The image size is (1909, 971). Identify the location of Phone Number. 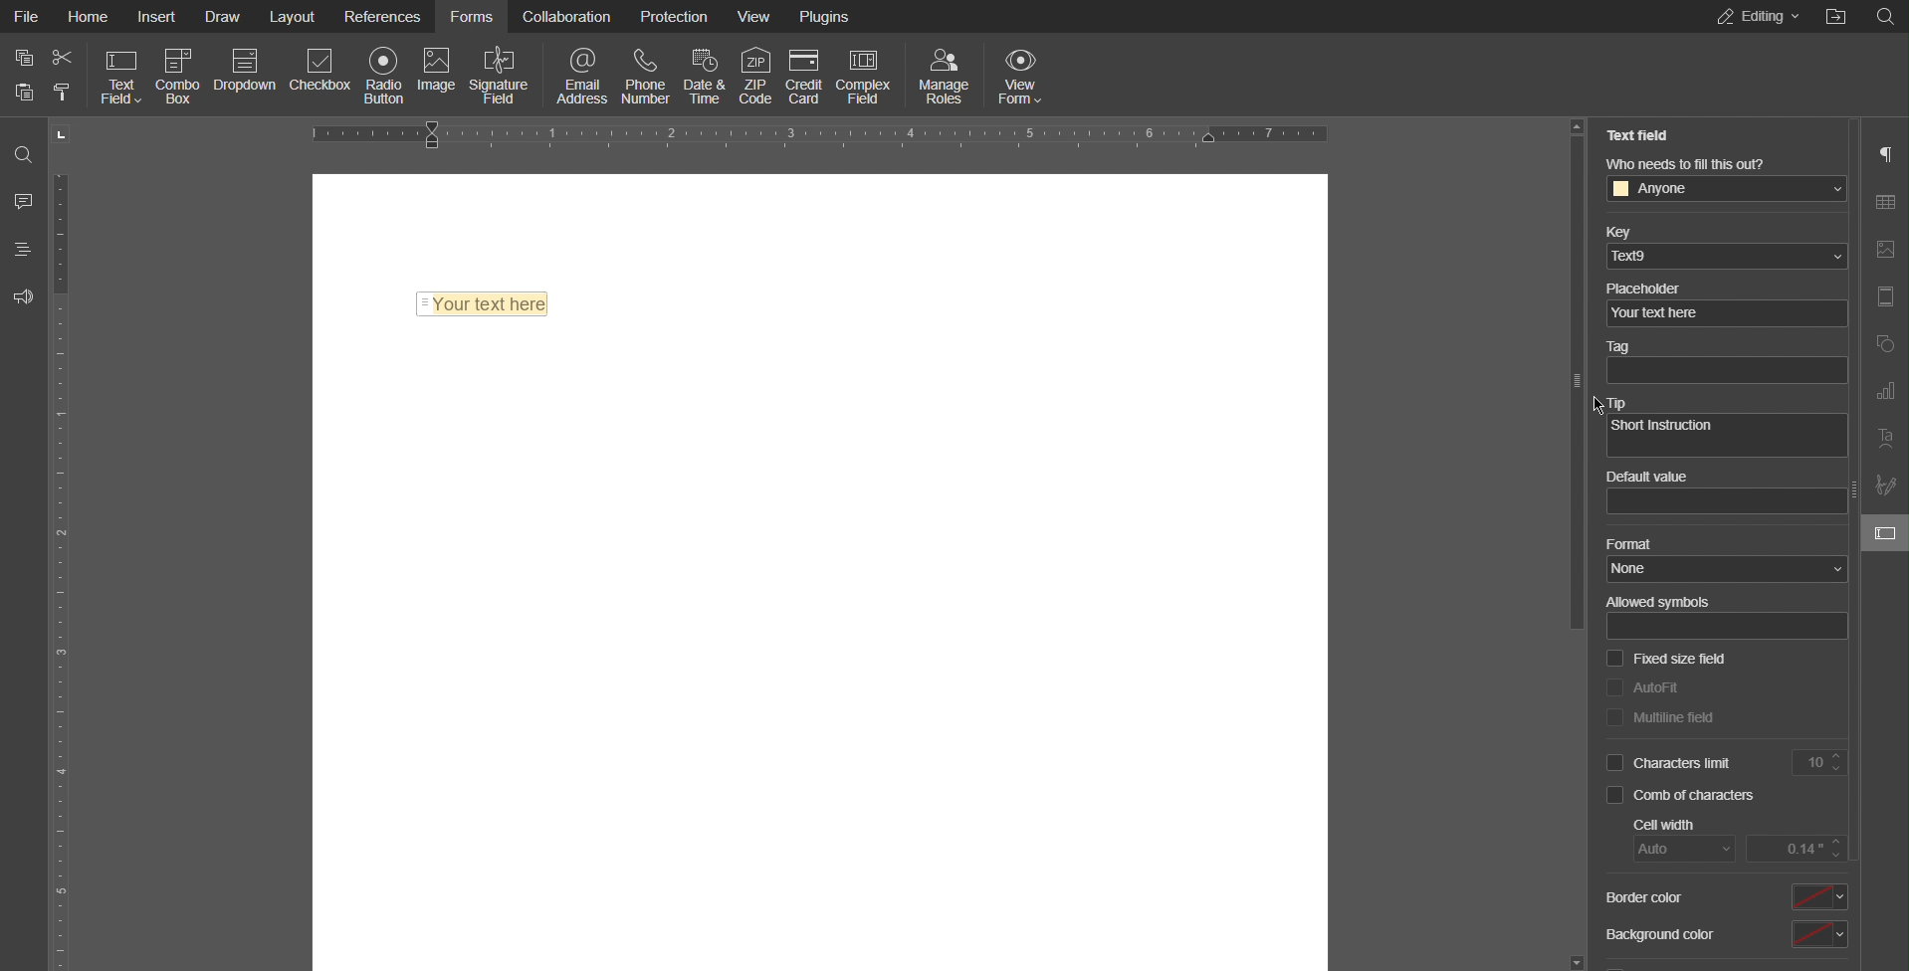
(649, 74).